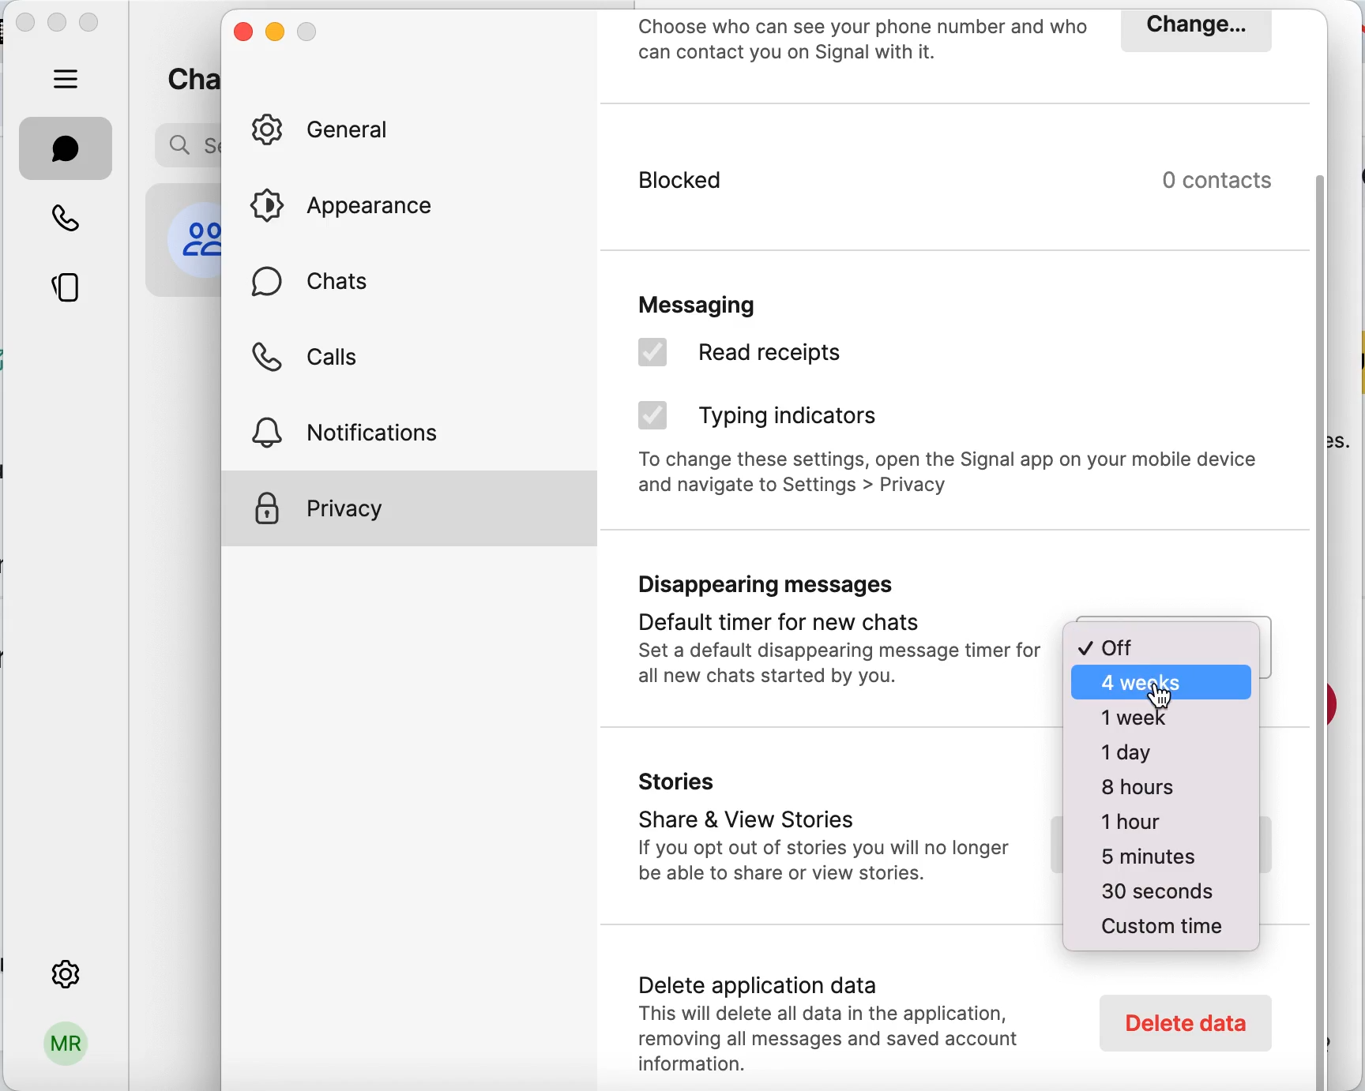  What do you see at coordinates (1228, 180) in the screenshot?
I see `0 contacts` at bounding box center [1228, 180].